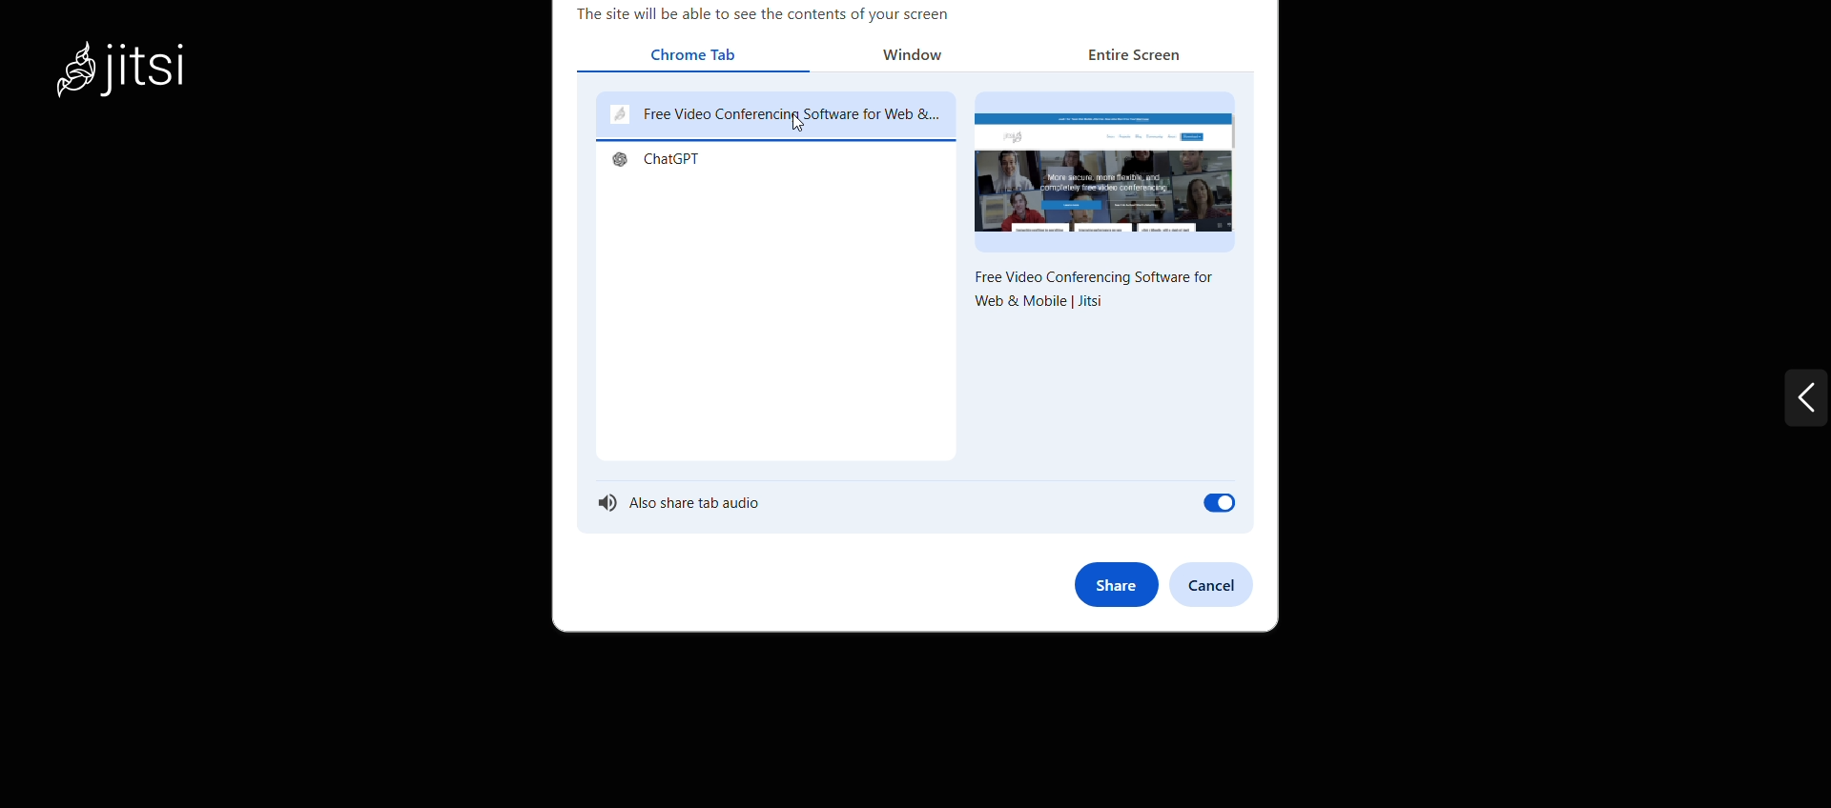 This screenshot has width=1831, height=808. What do you see at coordinates (1107, 170) in the screenshot?
I see `screen preview` at bounding box center [1107, 170].